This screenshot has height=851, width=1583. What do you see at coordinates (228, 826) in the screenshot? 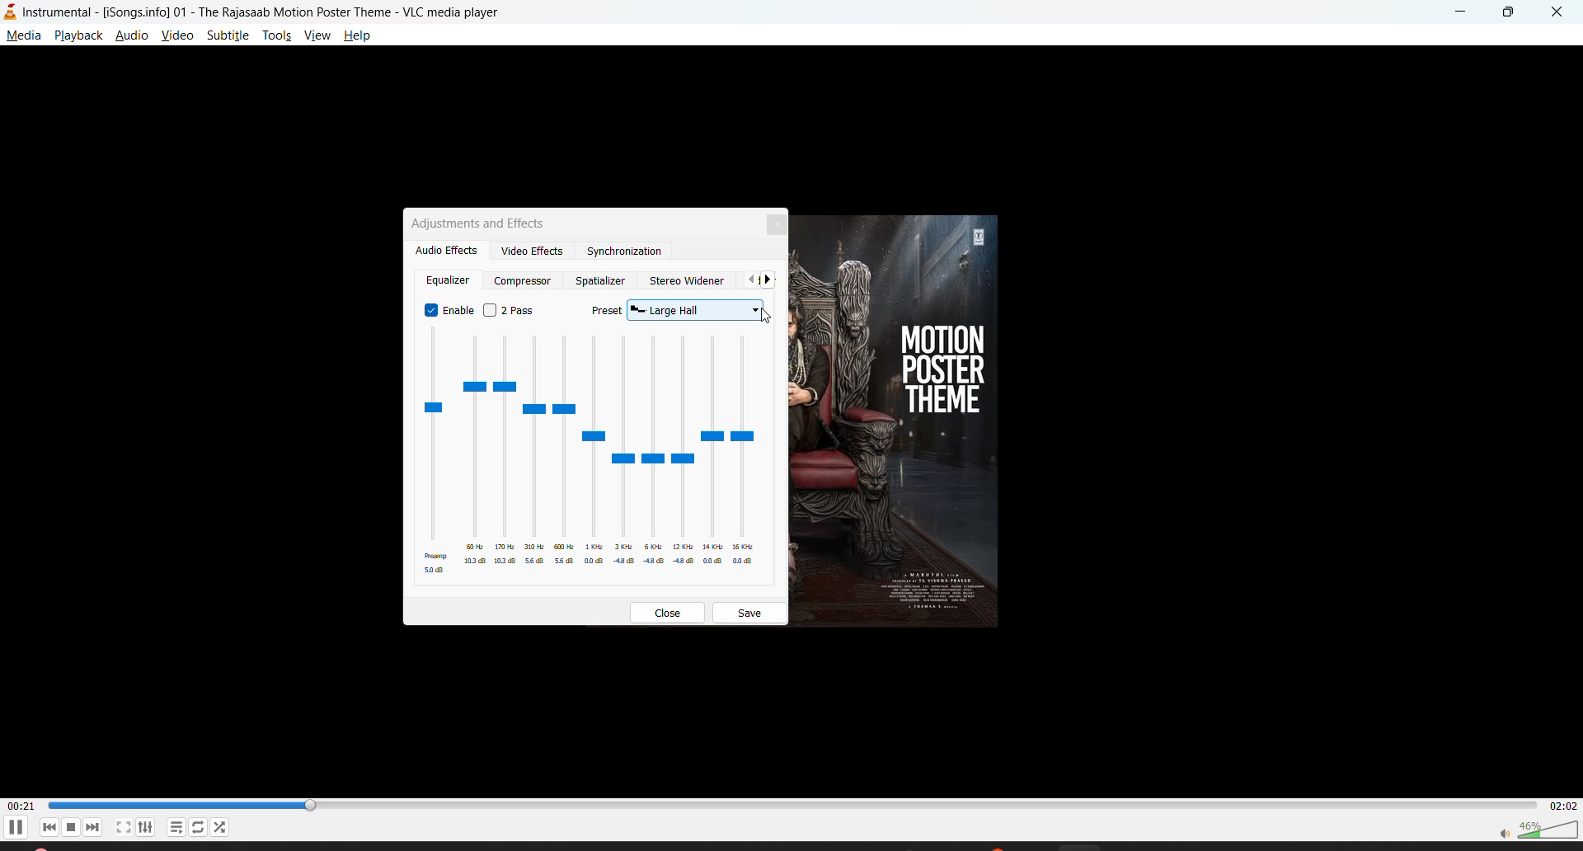
I see `random` at bounding box center [228, 826].